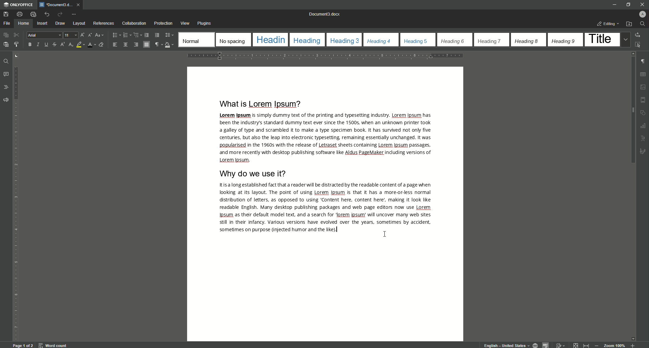  I want to click on Insert, so click(43, 24).